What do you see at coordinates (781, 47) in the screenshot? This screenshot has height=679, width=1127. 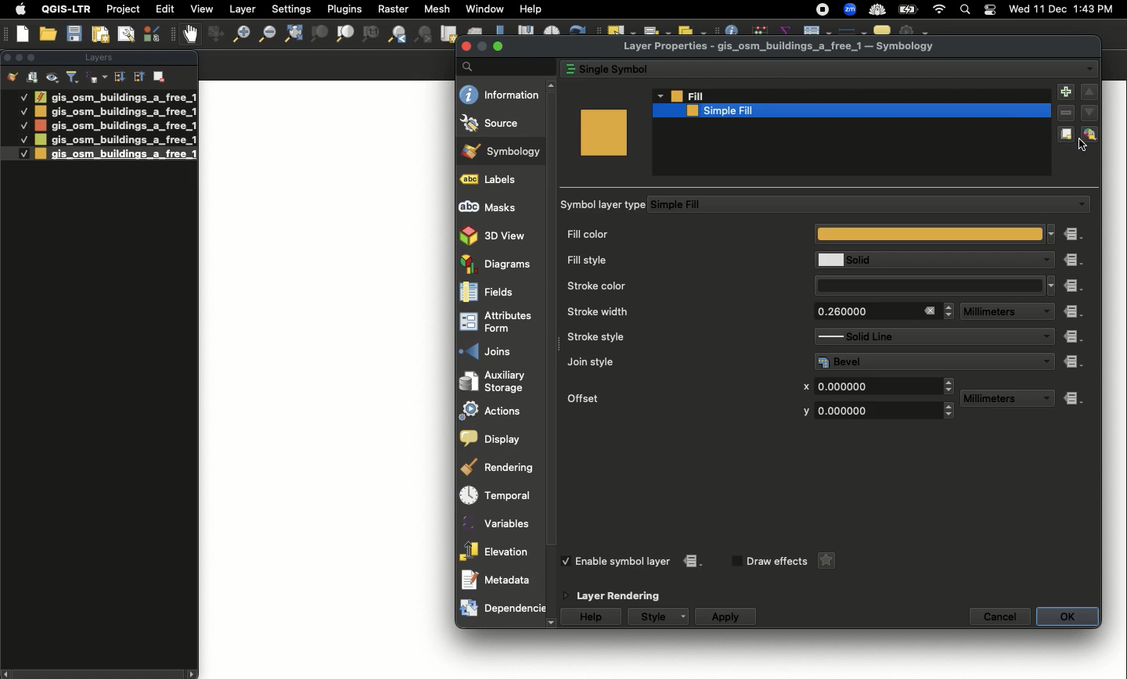 I see `Layer Properties - gis_osm_buildings_a_free_1 — Symbology` at bounding box center [781, 47].